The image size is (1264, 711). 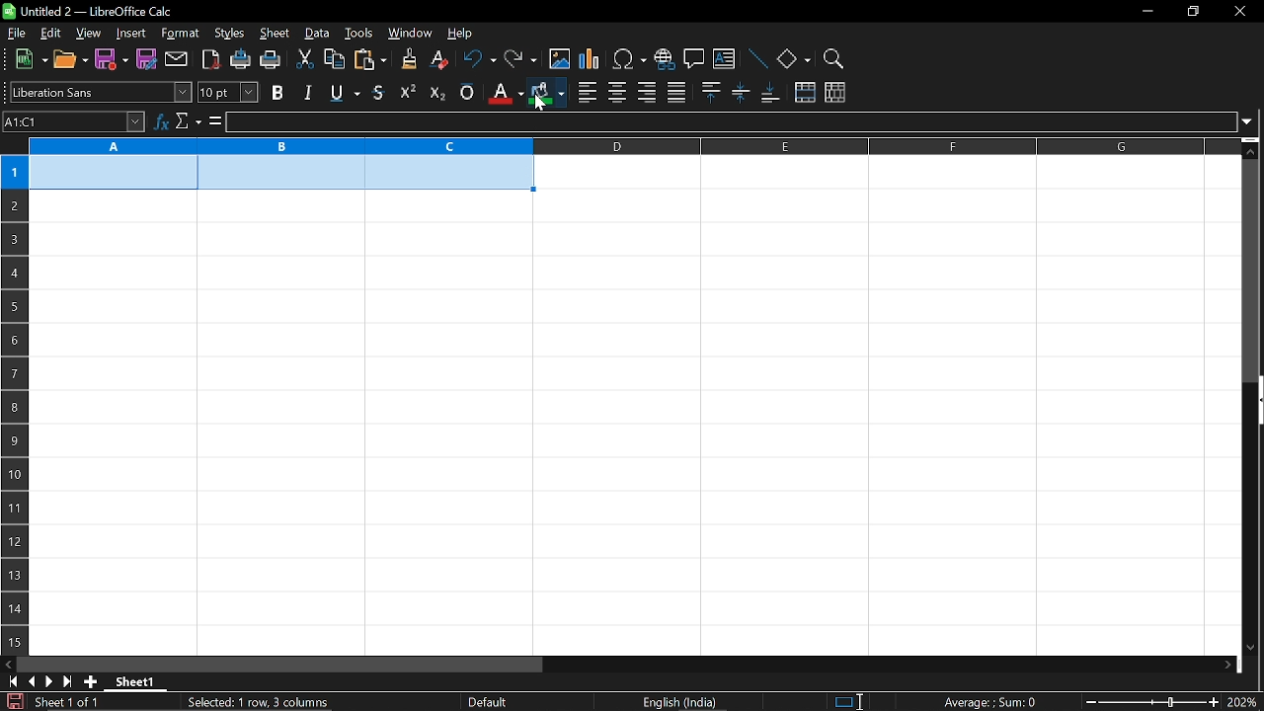 What do you see at coordinates (468, 32) in the screenshot?
I see `help` at bounding box center [468, 32].